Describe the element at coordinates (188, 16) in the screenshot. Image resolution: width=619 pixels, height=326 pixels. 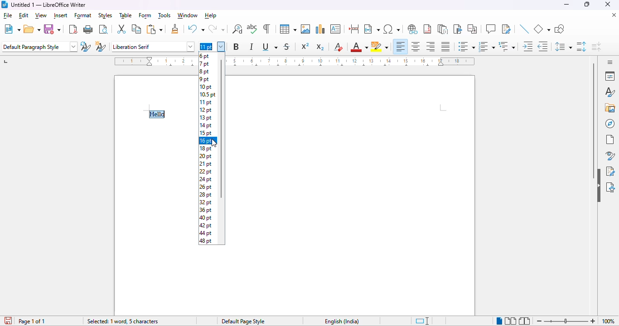
I see `window` at that location.